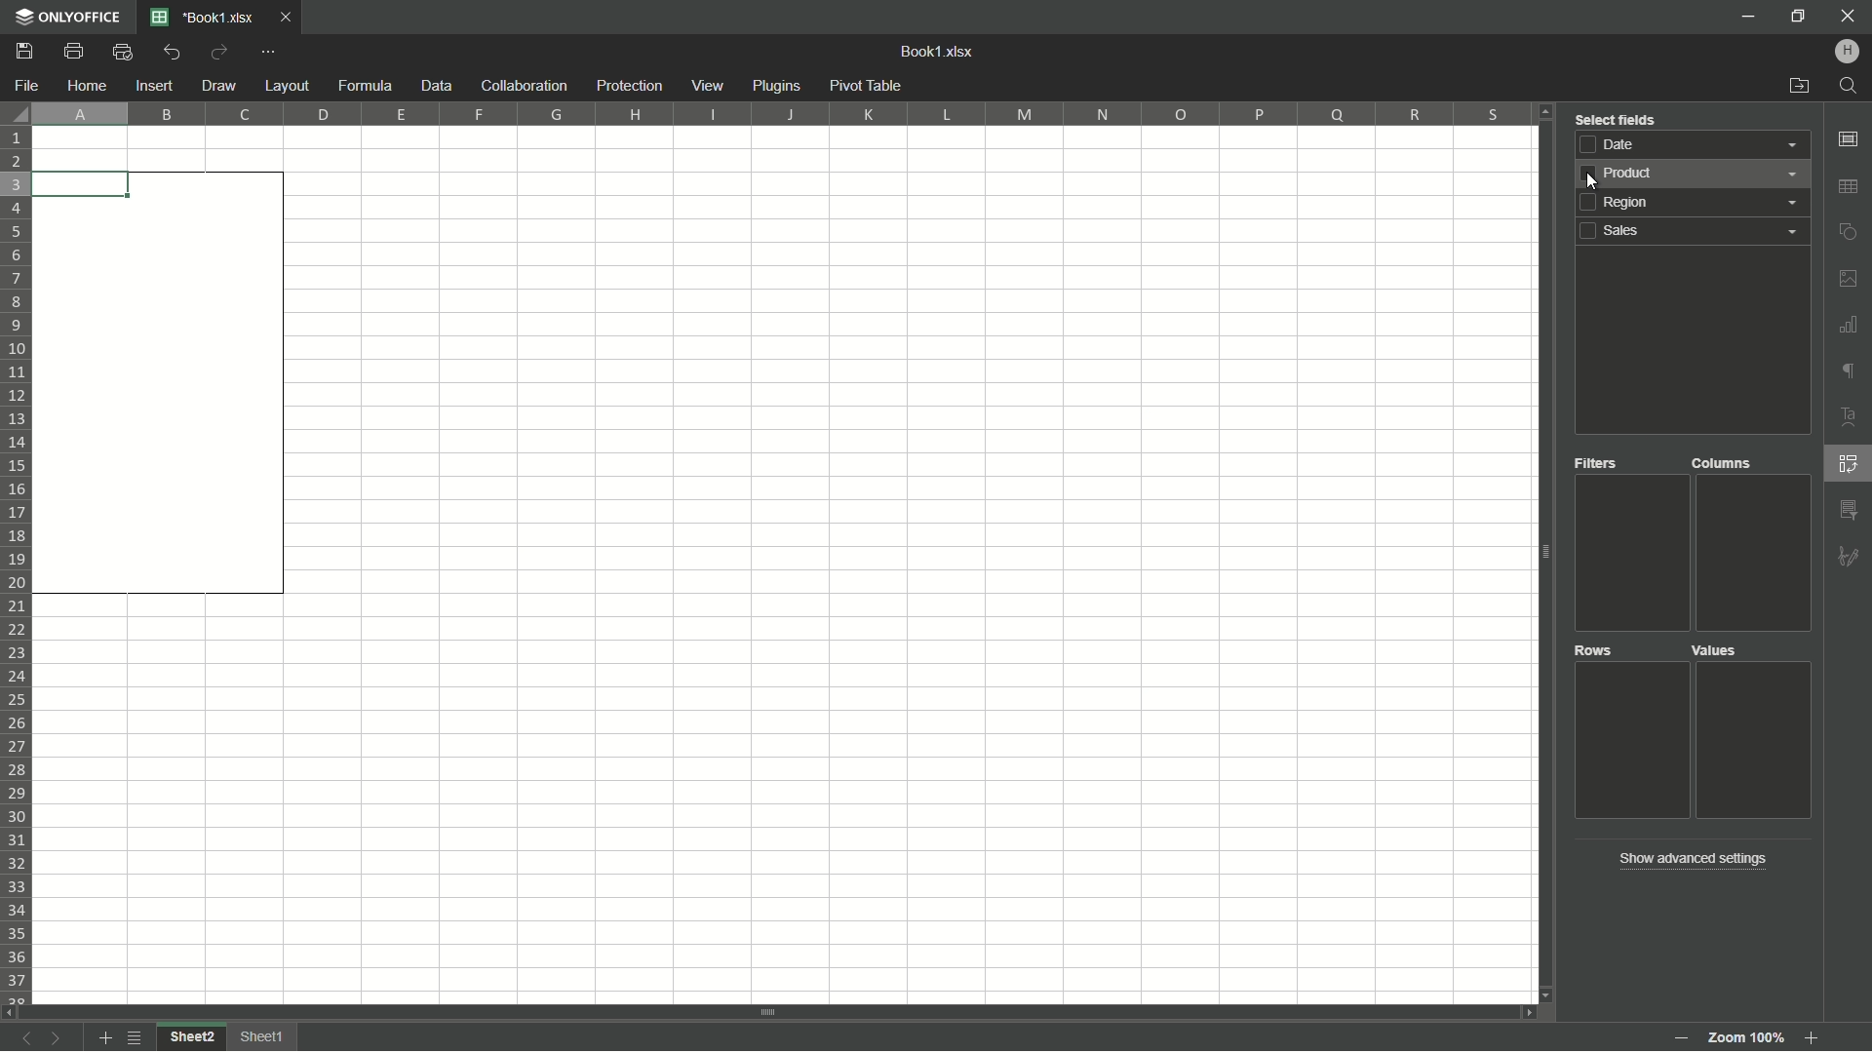 Image resolution: width=1872 pixels, height=1053 pixels. What do you see at coordinates (73, 55) in the screenshot?
I see `Print file` at bounding box center [73, 55].